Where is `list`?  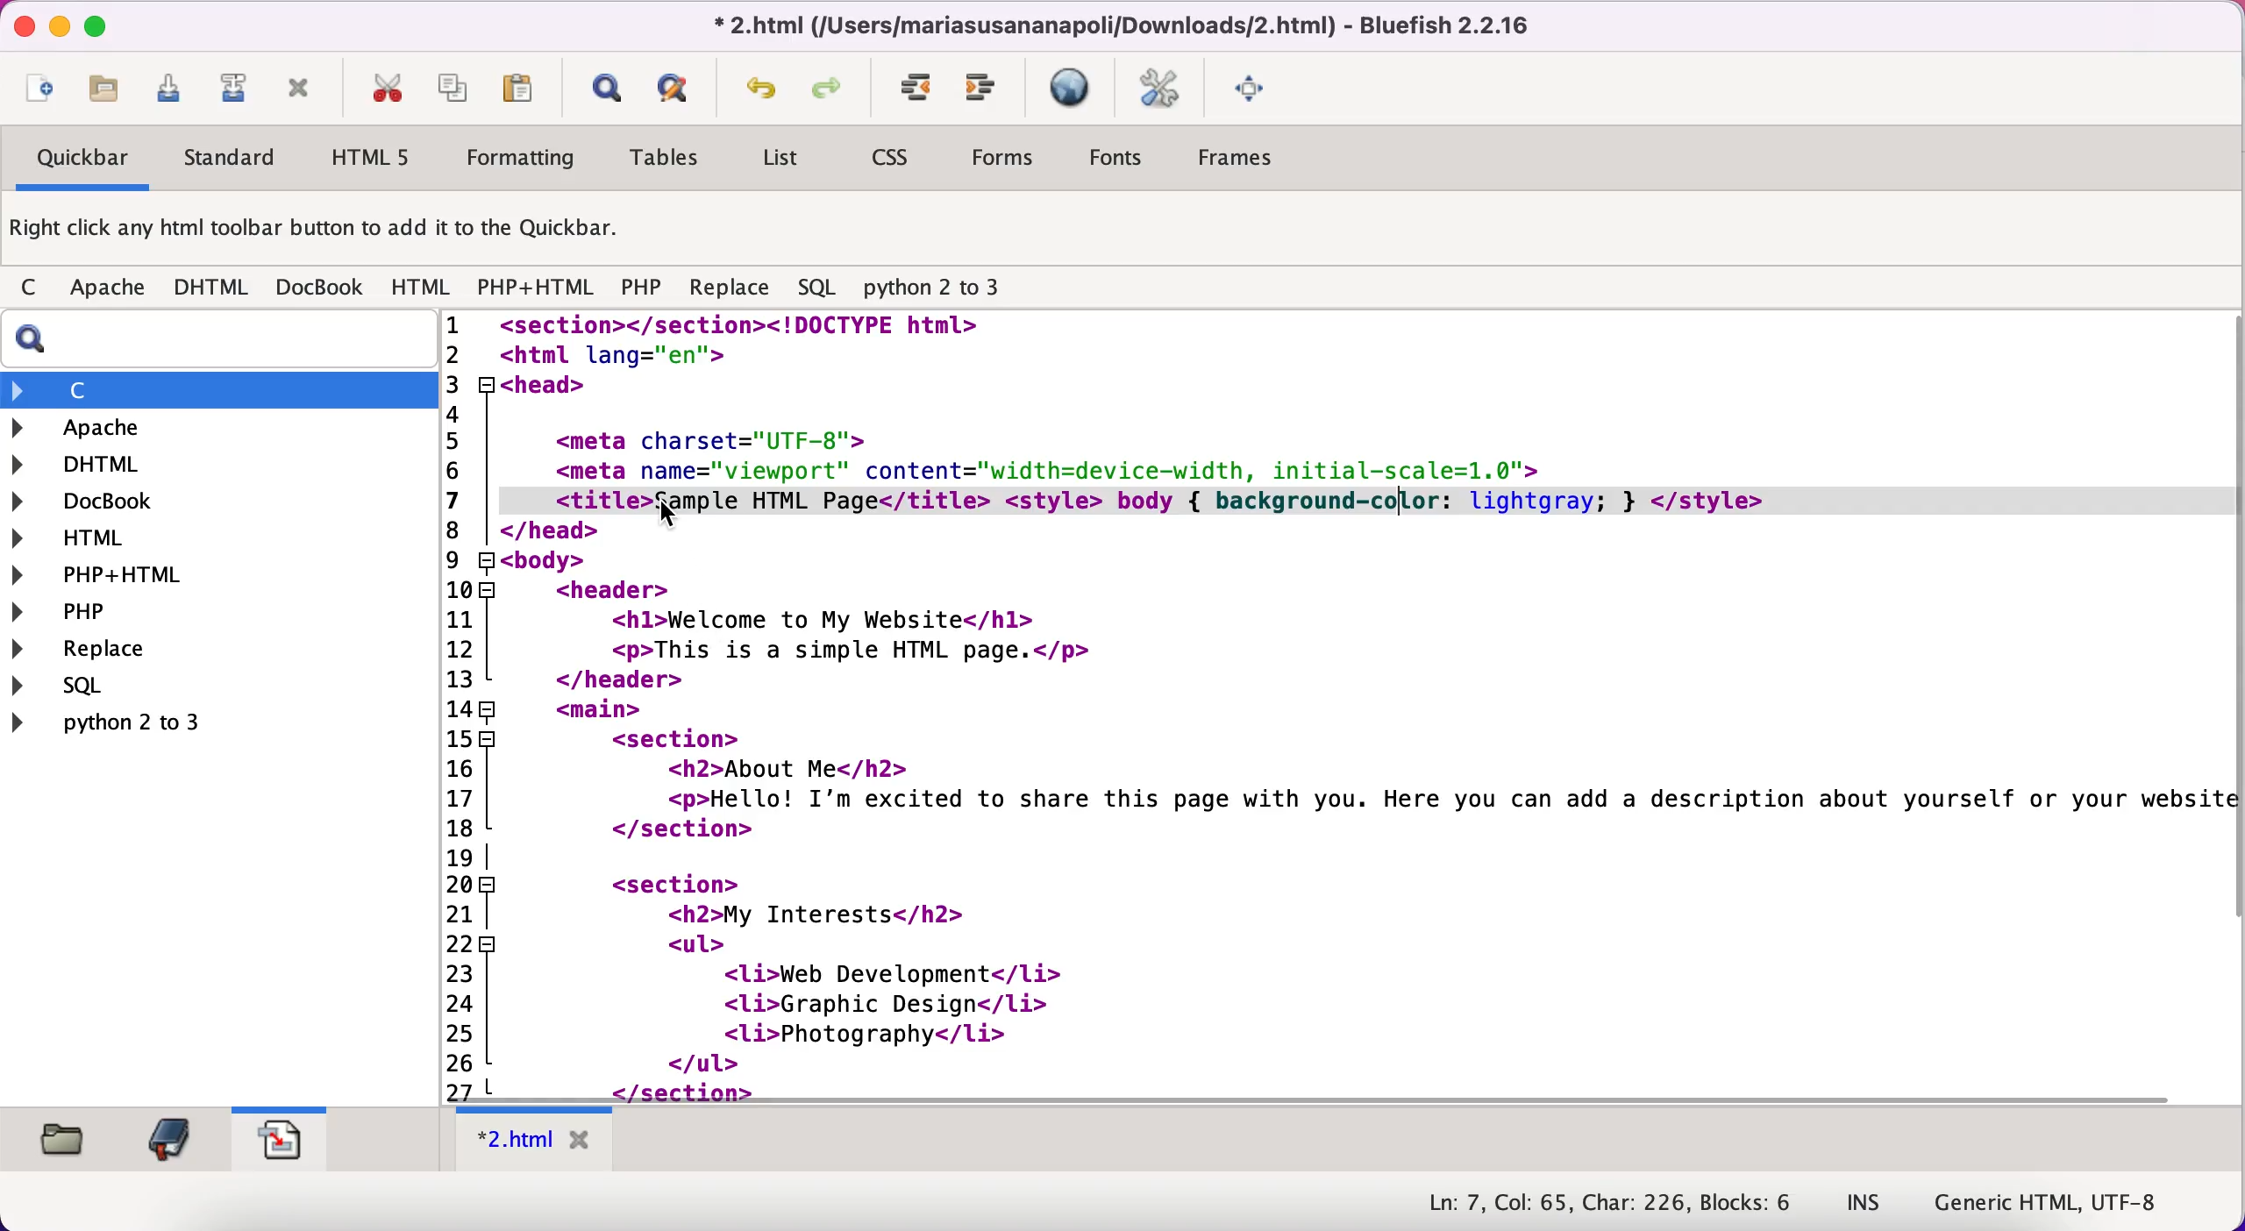 list is located at coordinates (779, 161).